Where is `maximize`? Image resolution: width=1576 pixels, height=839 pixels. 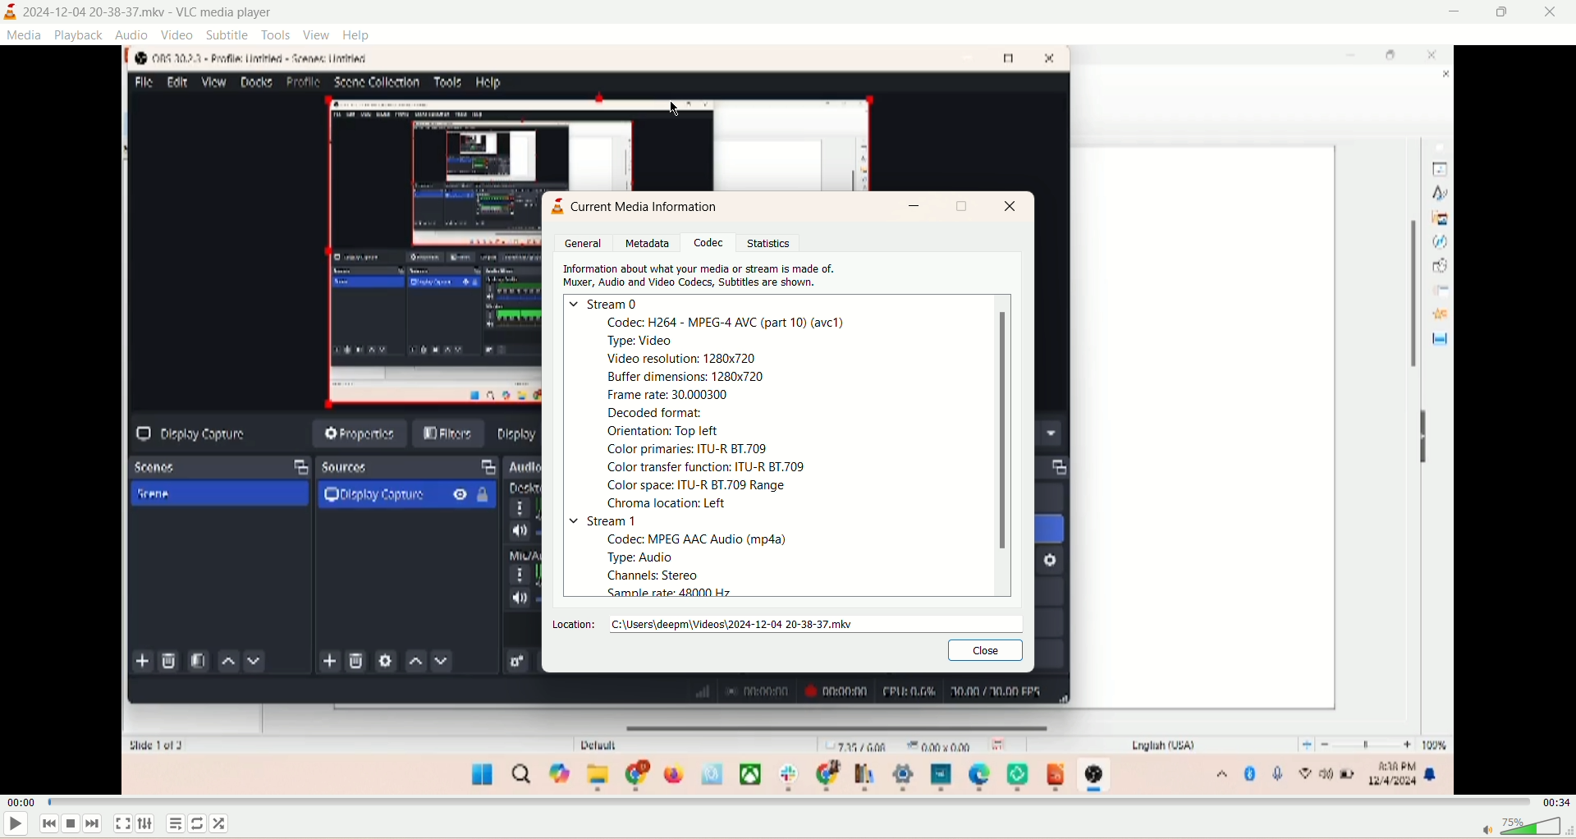
maximize is located at coordinates (962, 204).